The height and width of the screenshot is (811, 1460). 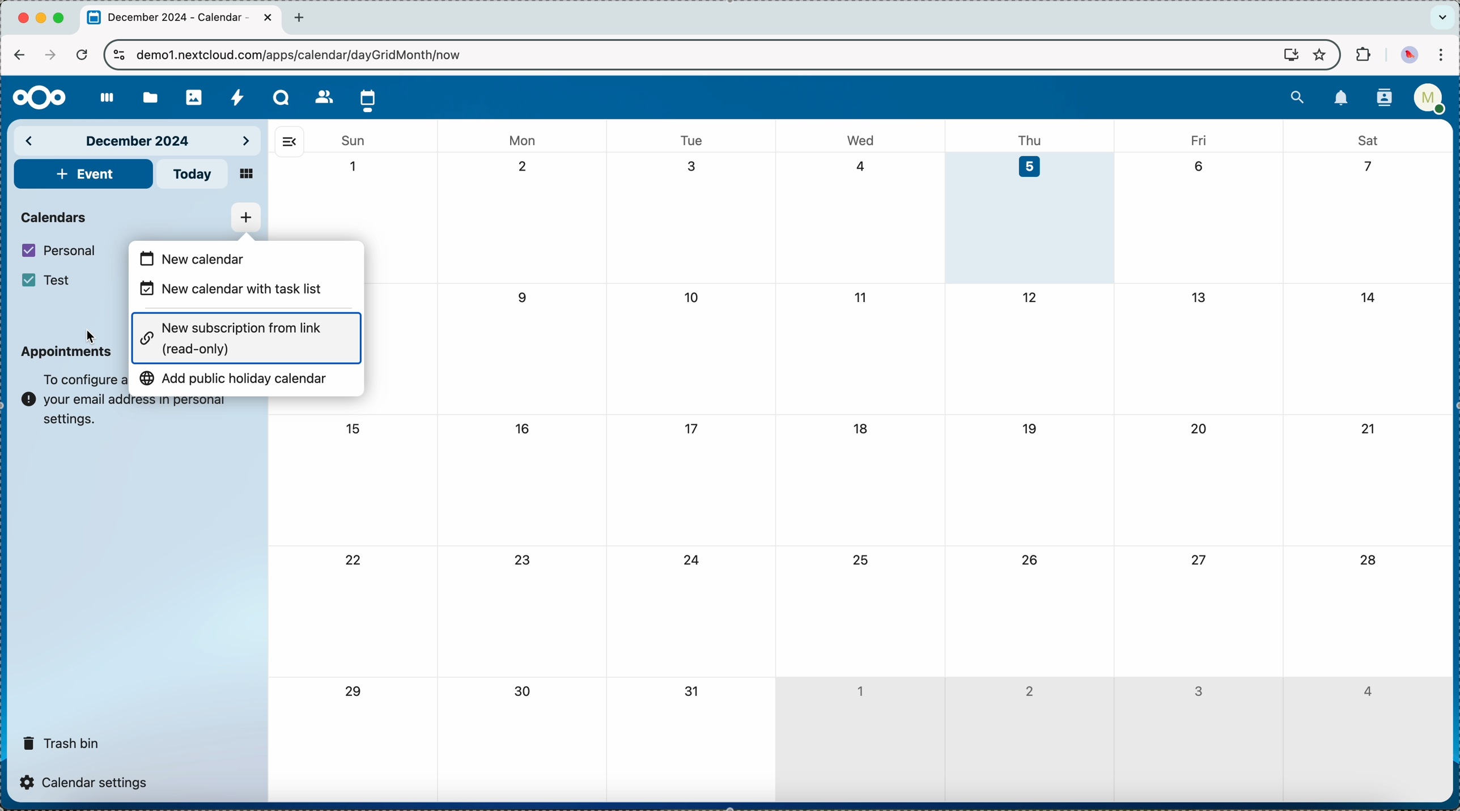 I want to click on trash bin, so click(x=62, y=739).